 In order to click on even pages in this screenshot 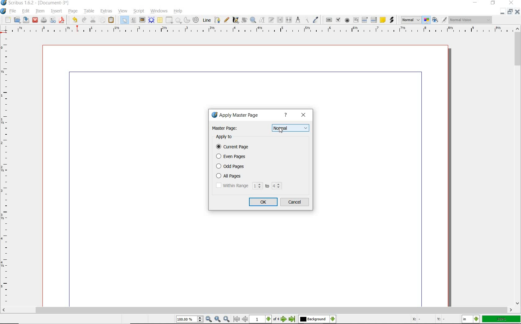, I will do `click(232, 157)`.